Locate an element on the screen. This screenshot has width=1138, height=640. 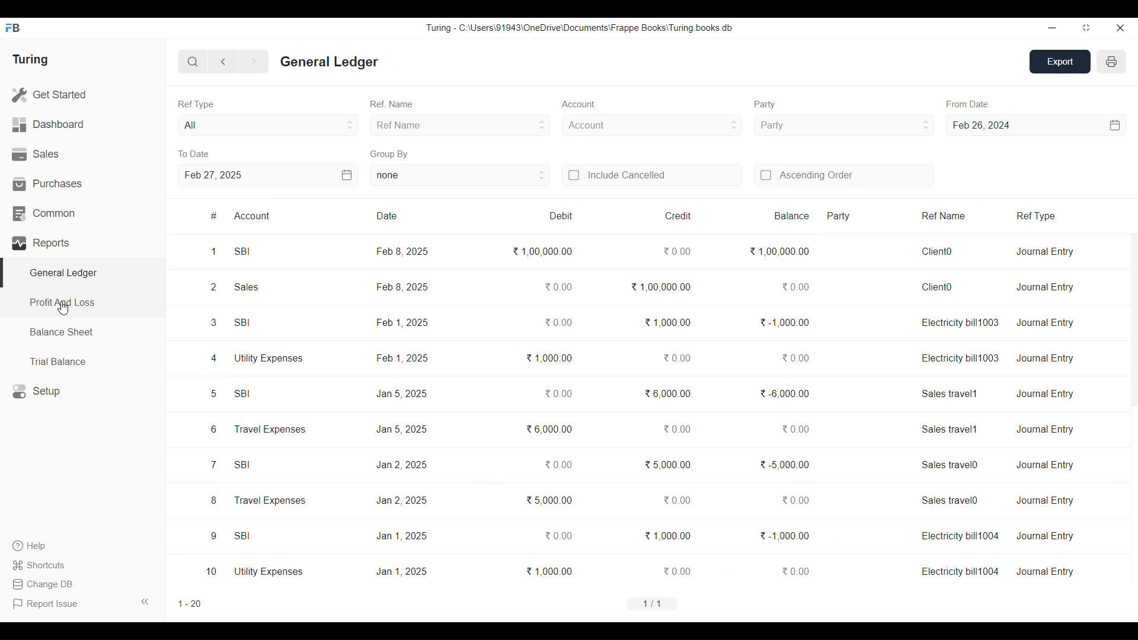
Sales travel1 is located at coordinates (951, 429).